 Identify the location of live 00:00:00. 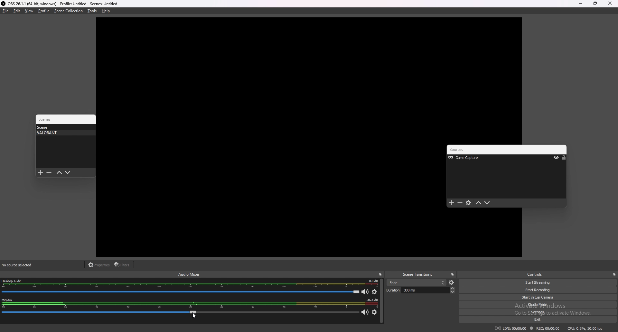
(510, 328).